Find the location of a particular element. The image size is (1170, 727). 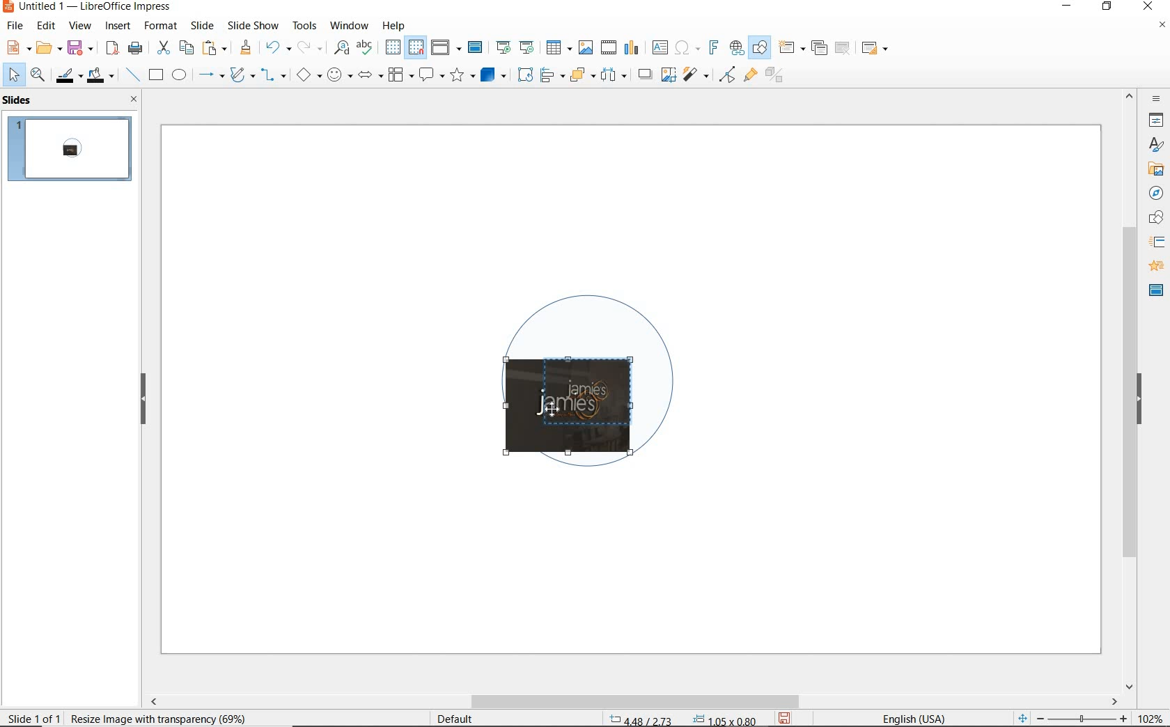

crop image is located at coordinates (668, 73).